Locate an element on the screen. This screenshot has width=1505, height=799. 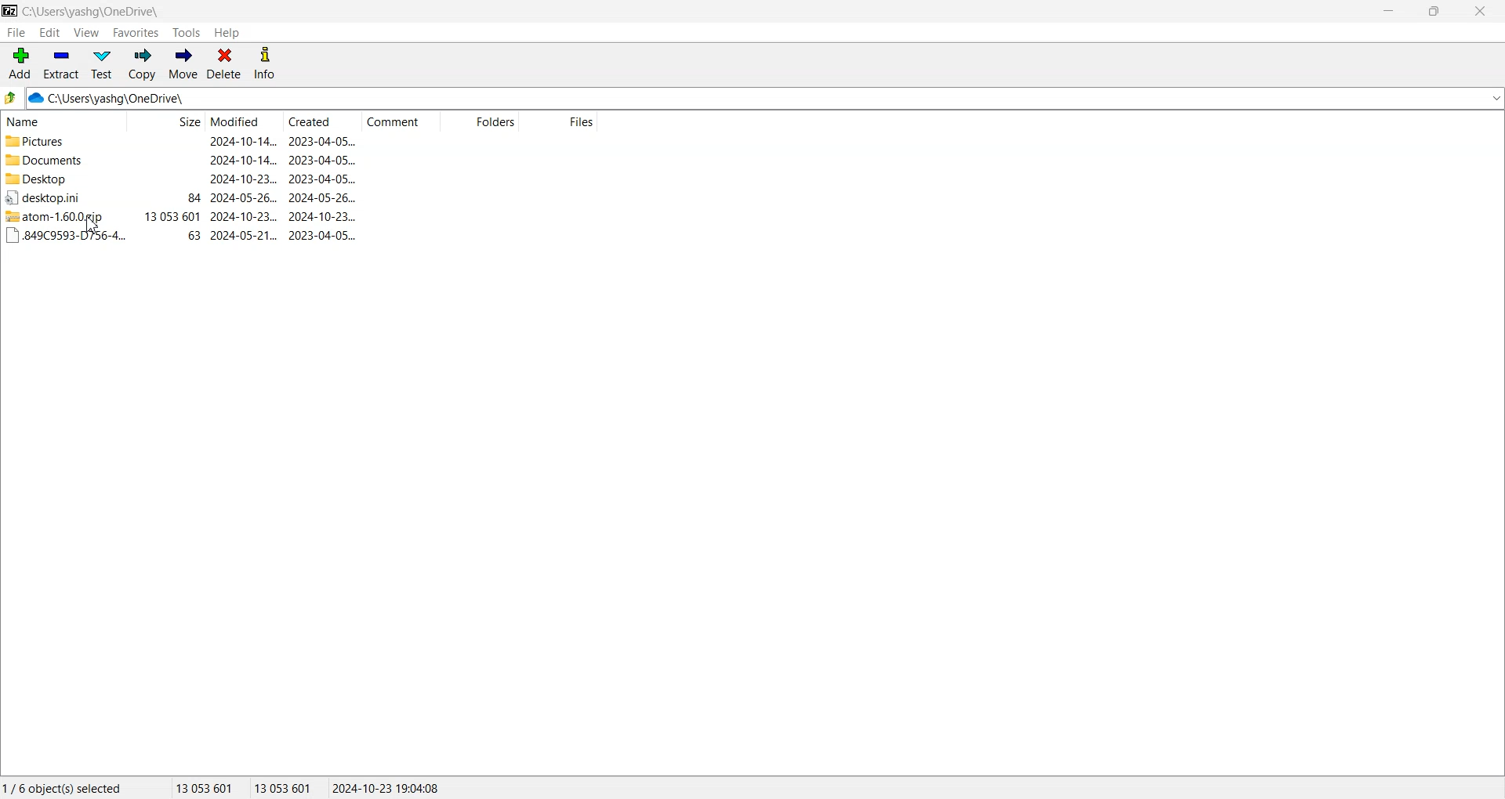
Size is located at coordinates (165, 122).